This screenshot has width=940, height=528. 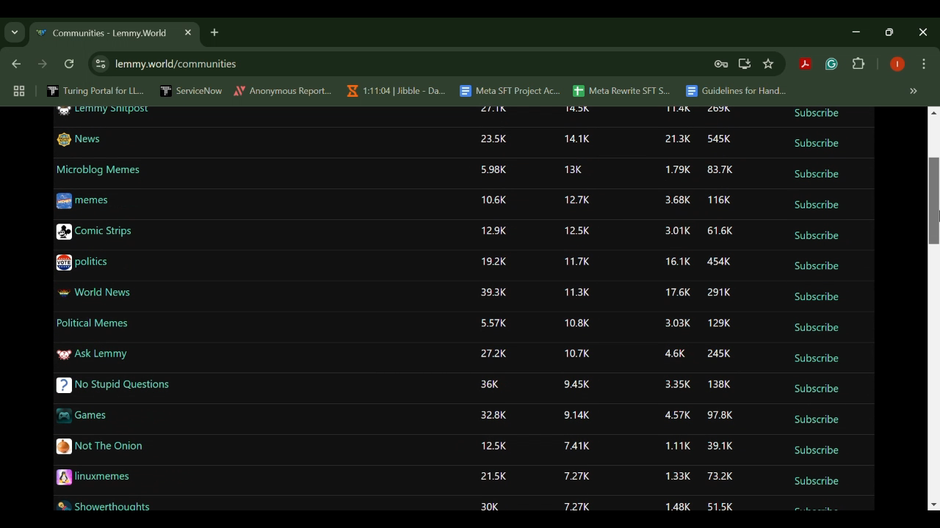 I want to click on ServiceNow, so click(x=192, y=90).